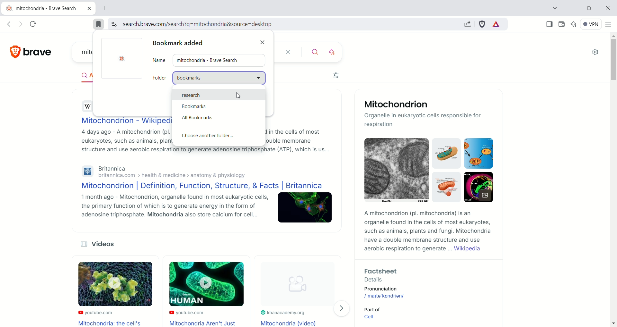  Describe the element at coordinates (572, 8) in the screenshot. I see `minimize` at that location.